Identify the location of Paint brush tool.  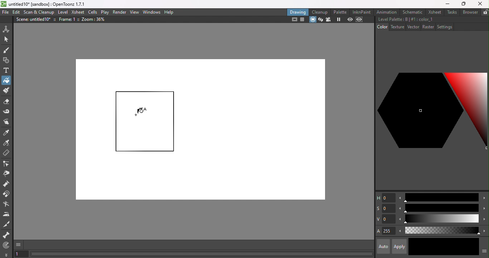
(6, 91).